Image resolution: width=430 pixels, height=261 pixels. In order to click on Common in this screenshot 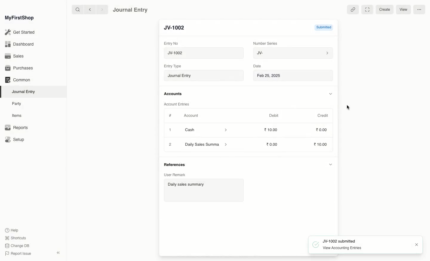, I will do `click(17, 80)`.